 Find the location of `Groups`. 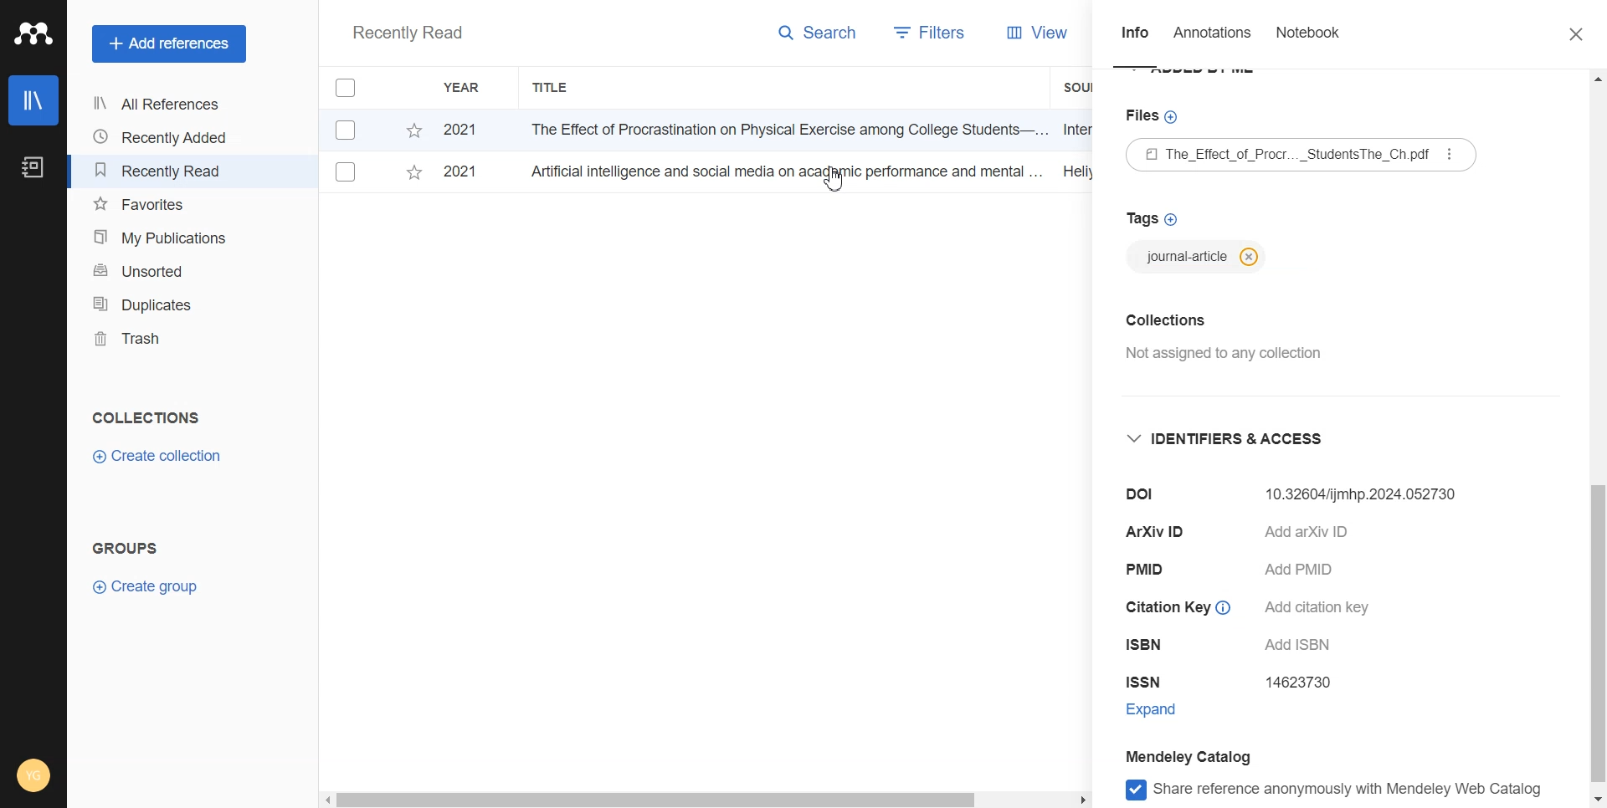

Groups is located at coordinates (130, 548).